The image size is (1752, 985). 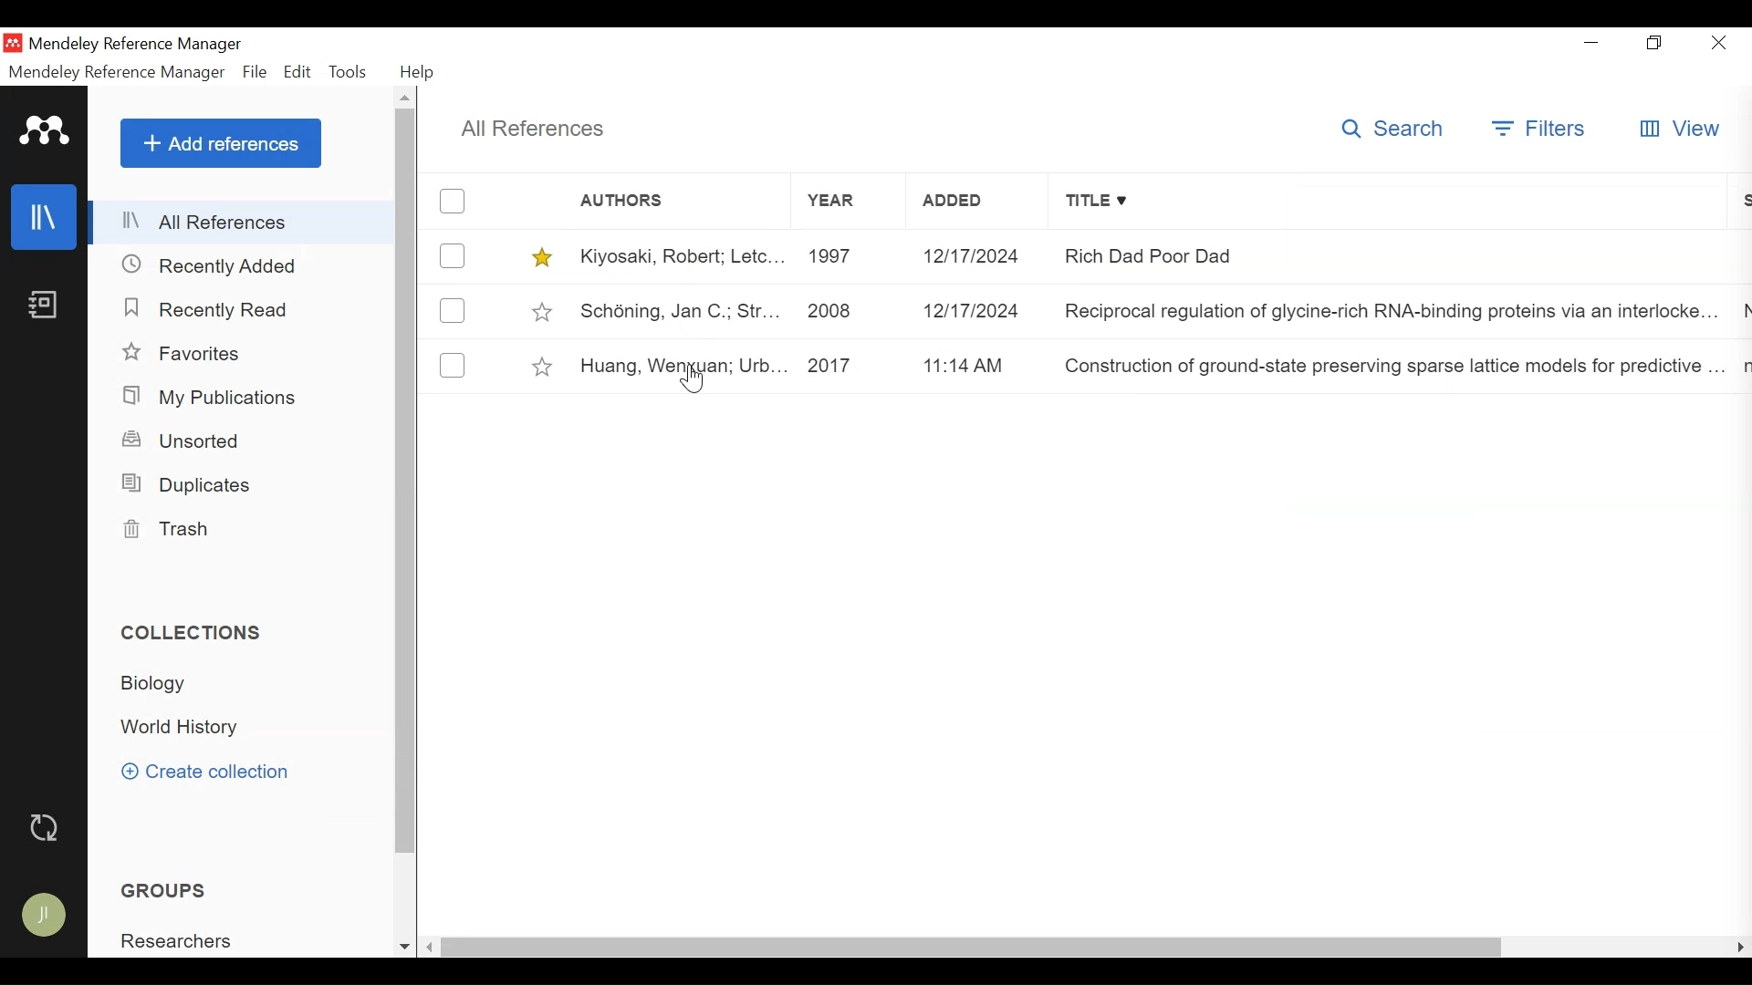 I want to click on Title, so click(x=1387, y=202).